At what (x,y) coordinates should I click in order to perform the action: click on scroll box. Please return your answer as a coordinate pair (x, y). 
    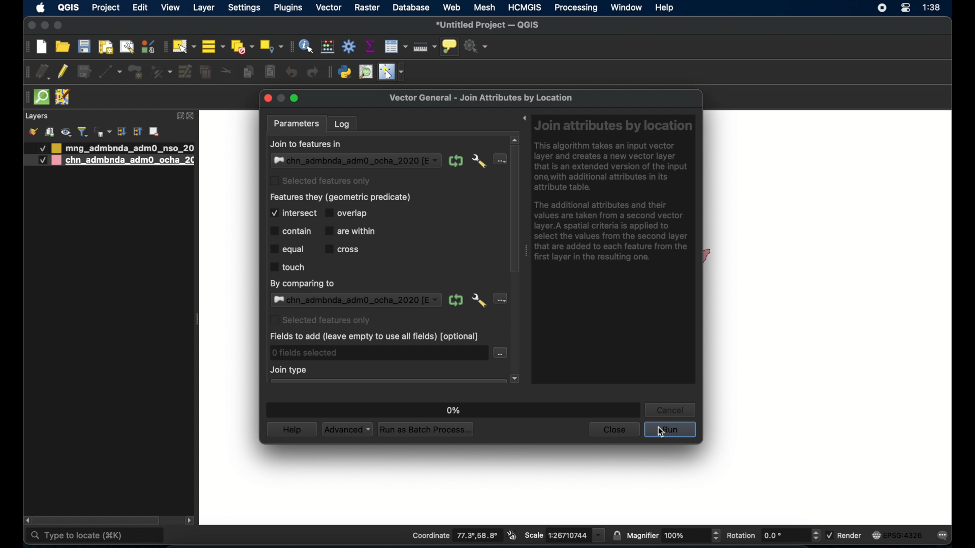
    Looking at the image, I should click on (514, 209).